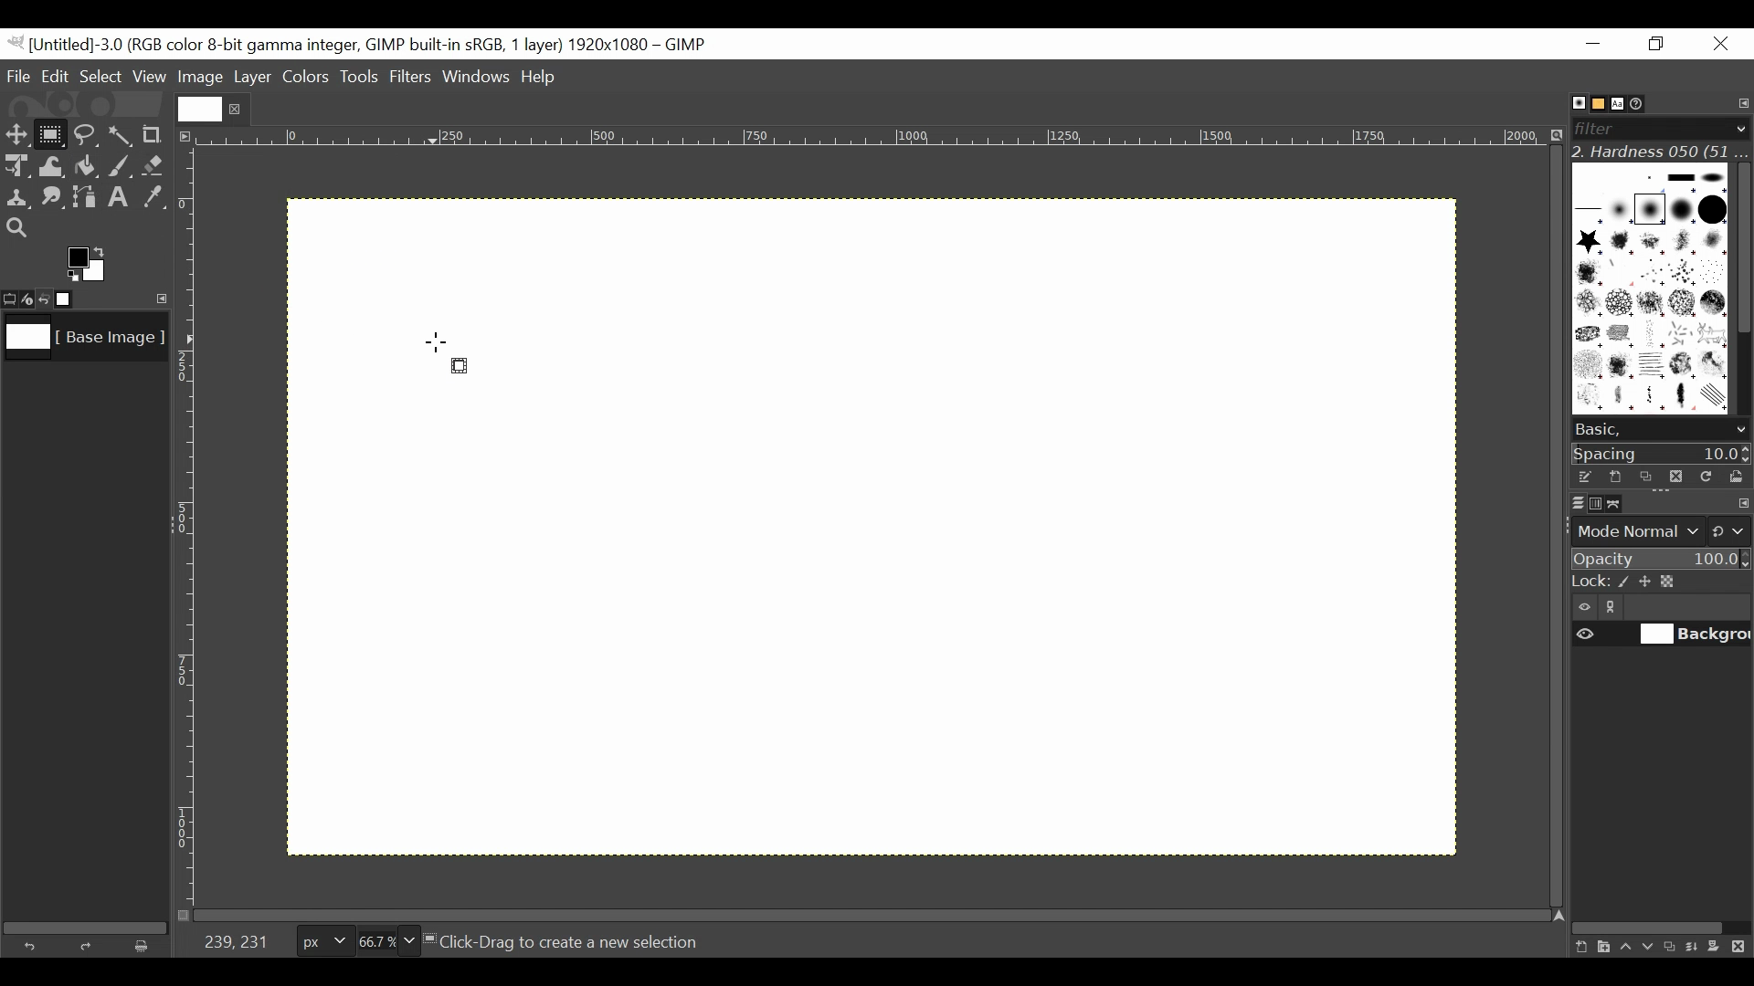  I want to click on Refresh, so click(1704, 475).